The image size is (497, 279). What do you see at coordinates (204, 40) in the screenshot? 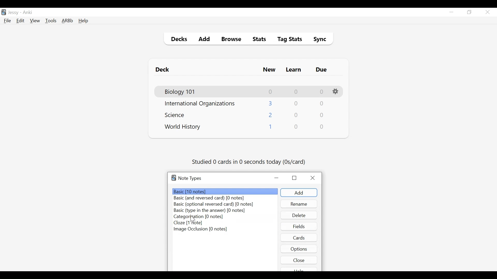
I see `Add` at bounding box center [204, 40].